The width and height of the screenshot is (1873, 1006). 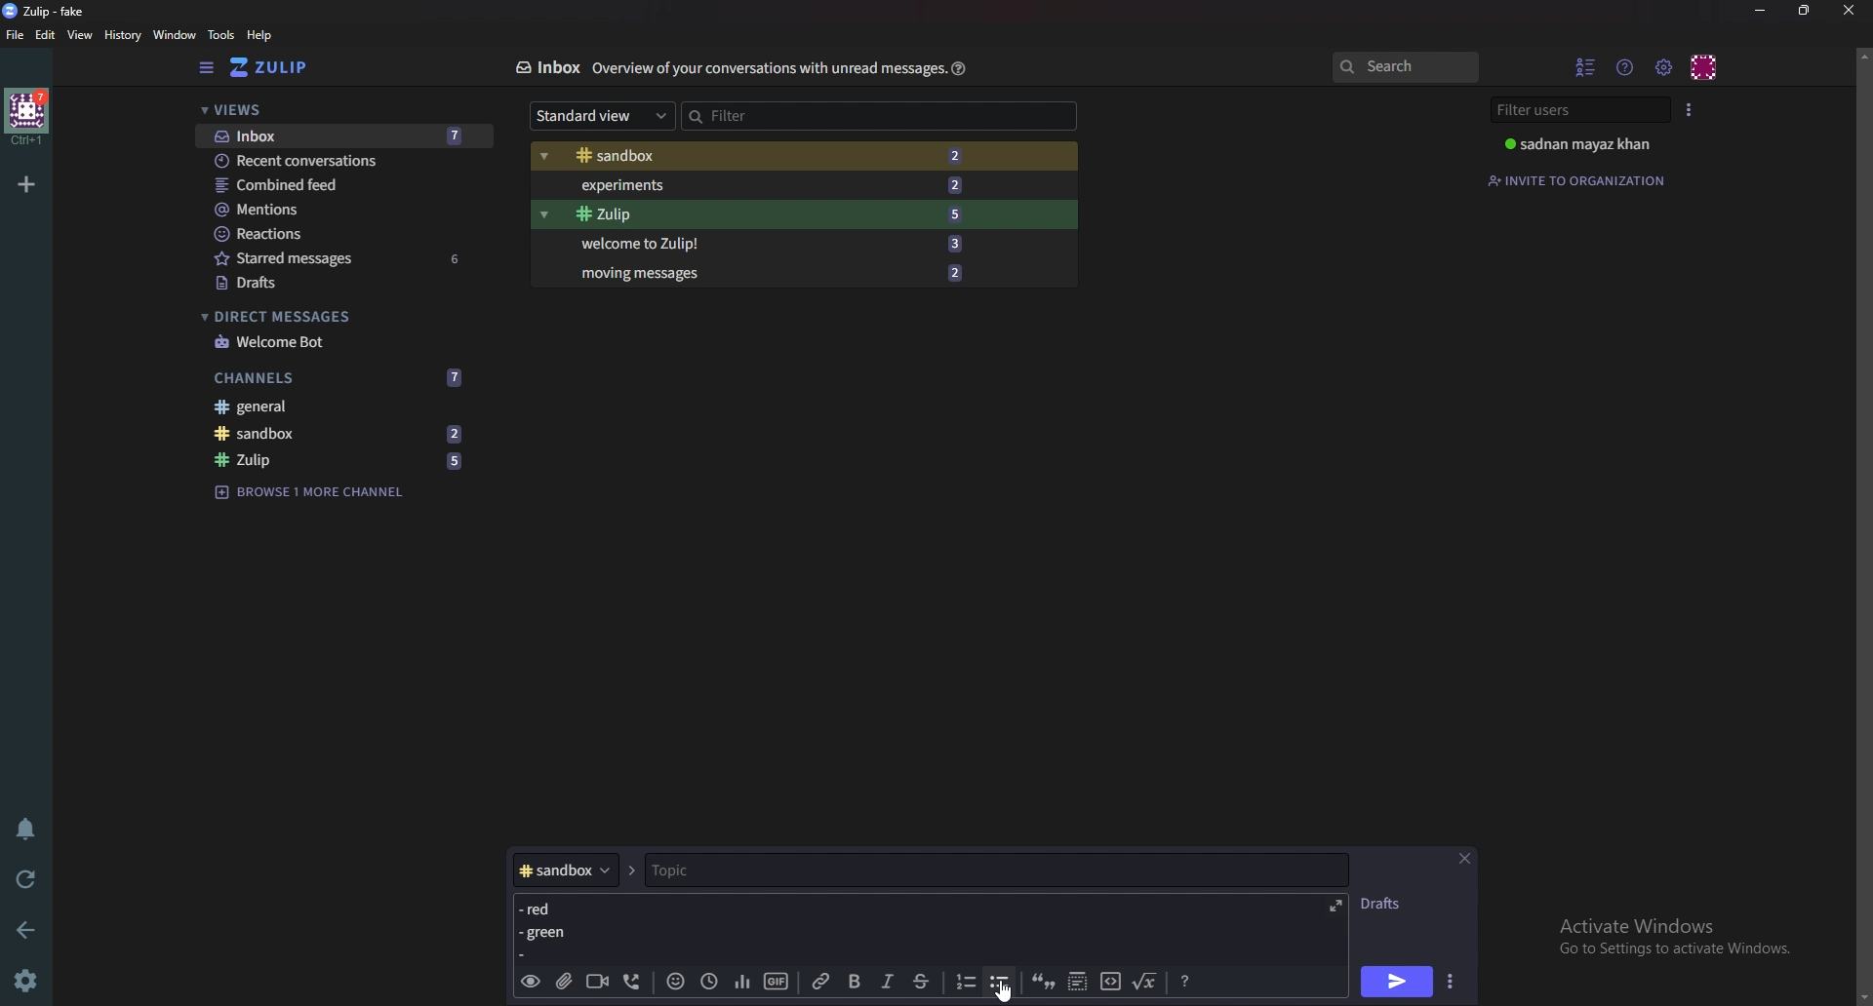 What do you see at coordinates (24, 983) in the screenshot?
I see `Settings` at bounding box center [24, 983].